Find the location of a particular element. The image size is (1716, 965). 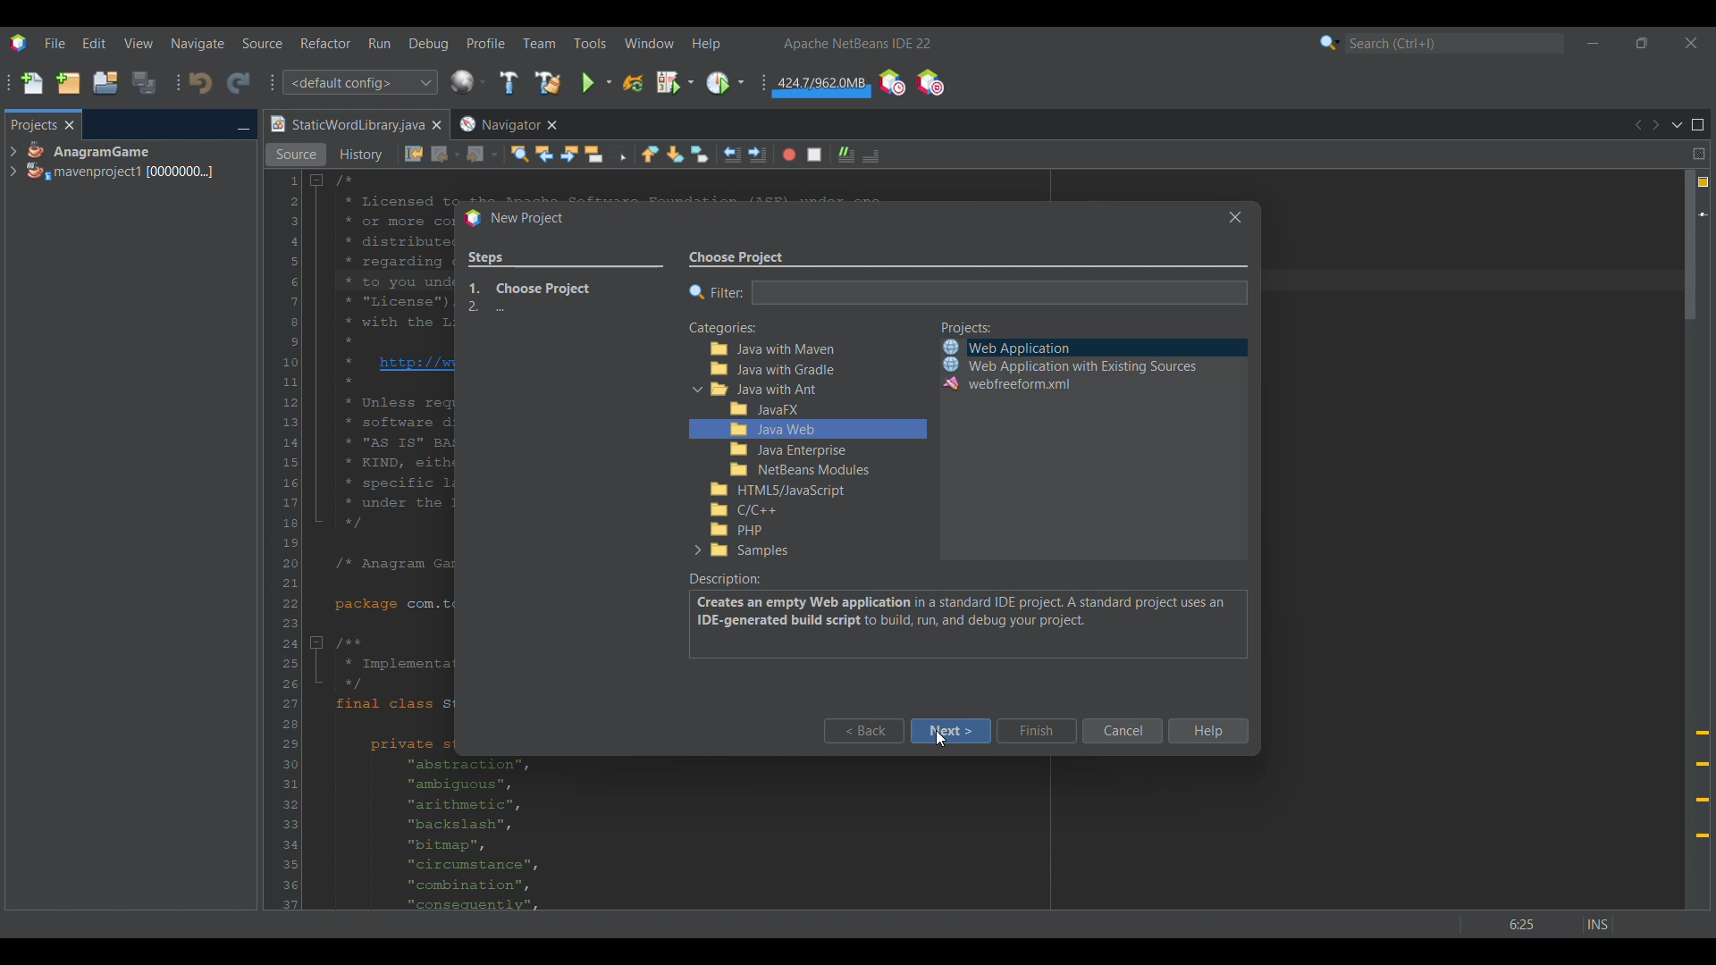

Software logo is located at coordinates (18, 43).